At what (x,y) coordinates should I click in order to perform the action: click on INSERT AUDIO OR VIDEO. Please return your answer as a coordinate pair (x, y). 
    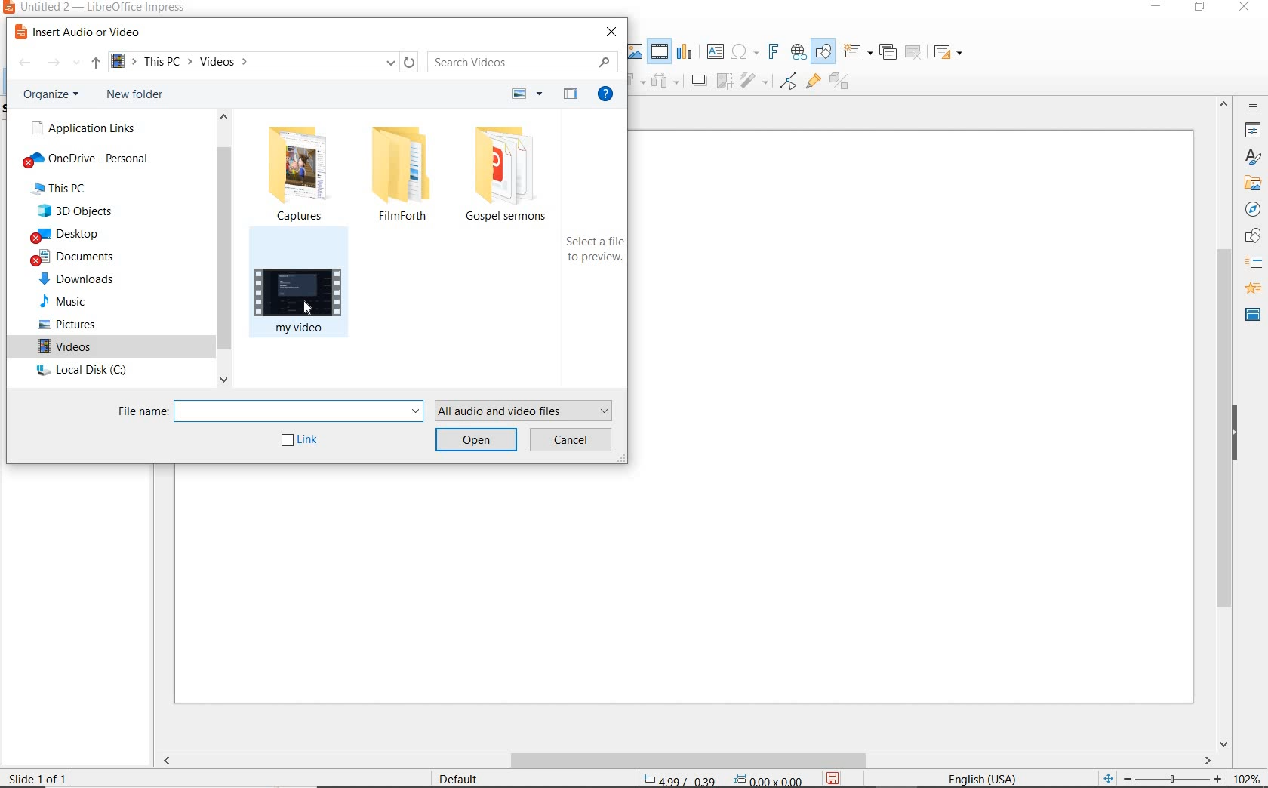
    Looking at the image, I should click on (85, 32).